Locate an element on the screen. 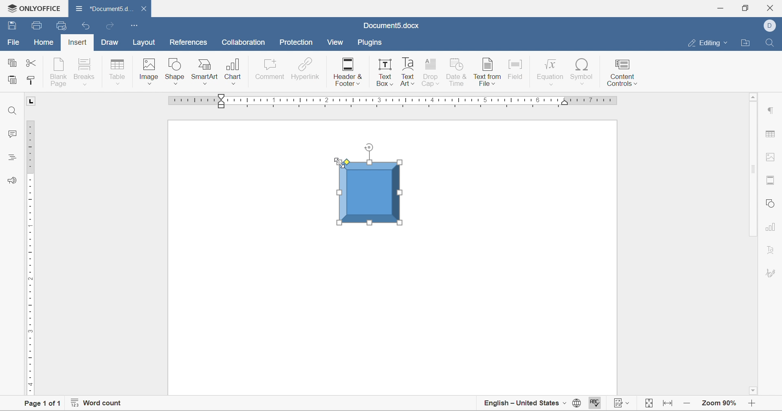 This screenshot has width=782, height=411. editing is located at coordinates (706, 43).